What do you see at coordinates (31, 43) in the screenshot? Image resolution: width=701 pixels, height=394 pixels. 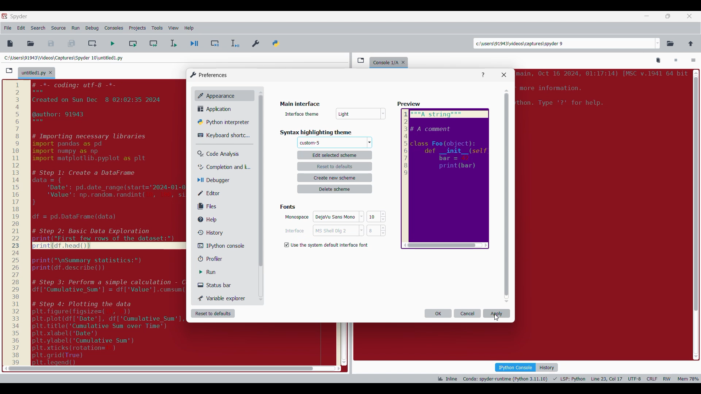 I see `Open` at bounding box center [31, 43].